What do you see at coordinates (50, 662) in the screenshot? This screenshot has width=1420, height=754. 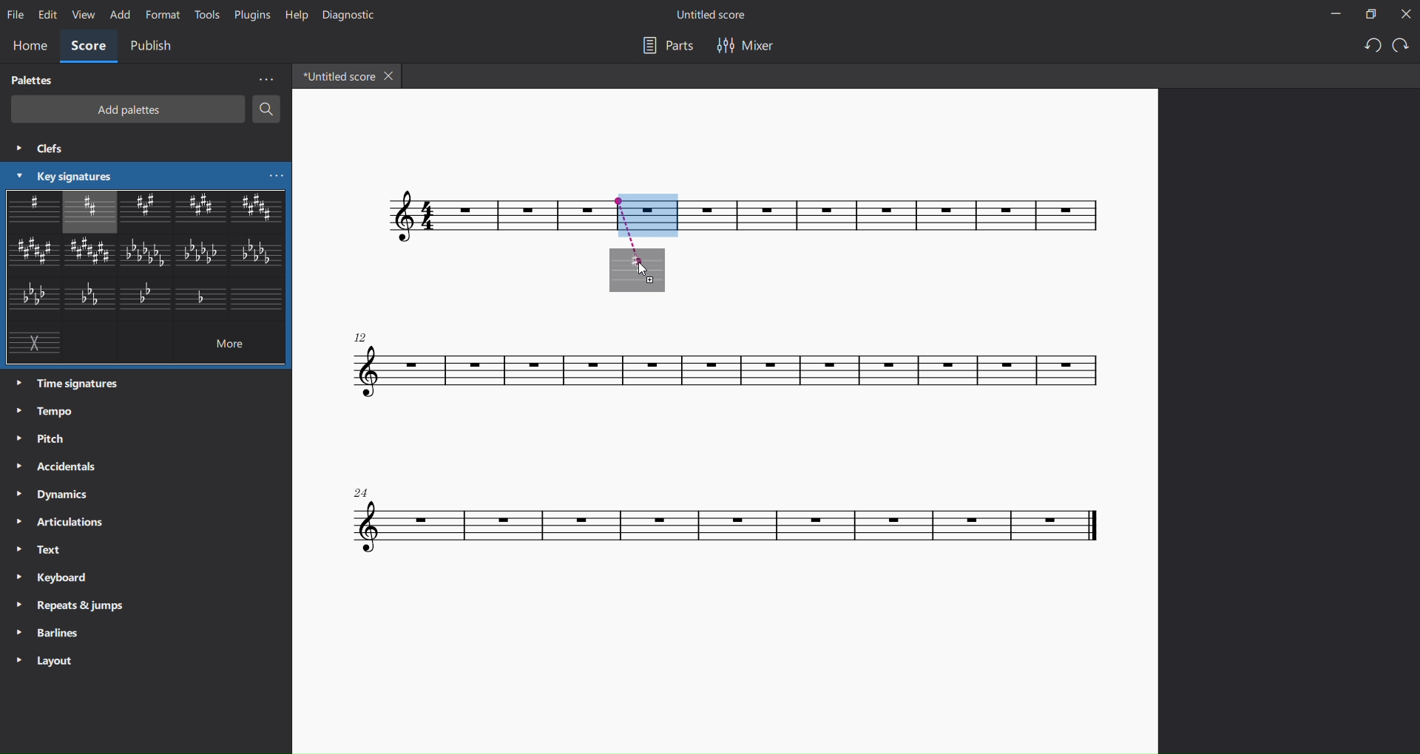 I see `layout` at bounding box center [50, 662].